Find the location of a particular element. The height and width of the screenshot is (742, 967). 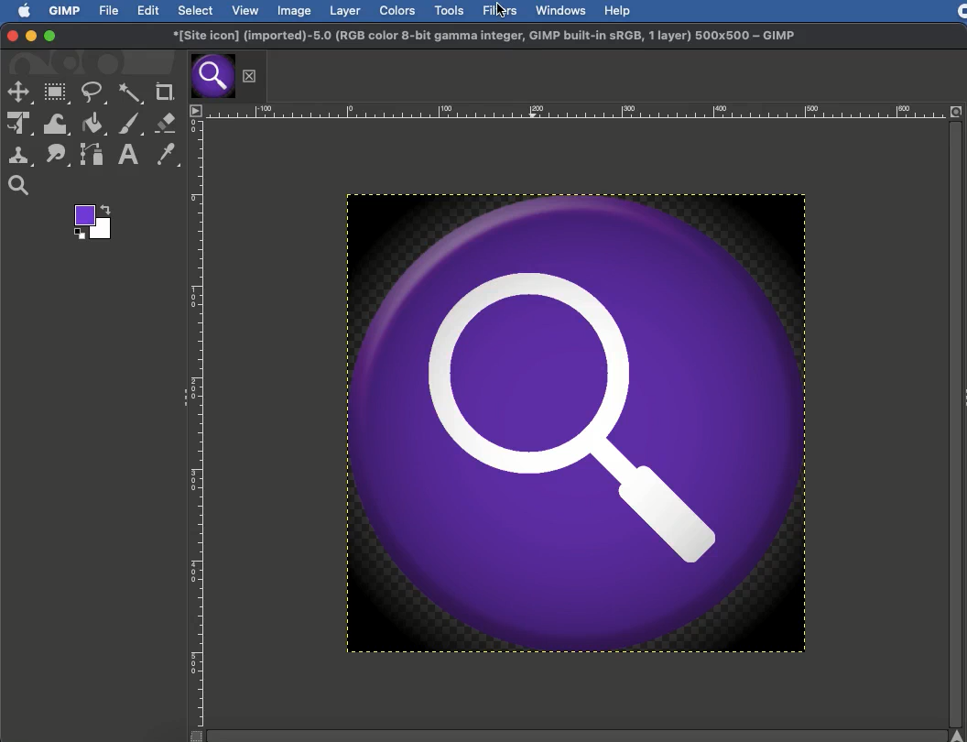

Color picker is located at coordinates (167, 153).